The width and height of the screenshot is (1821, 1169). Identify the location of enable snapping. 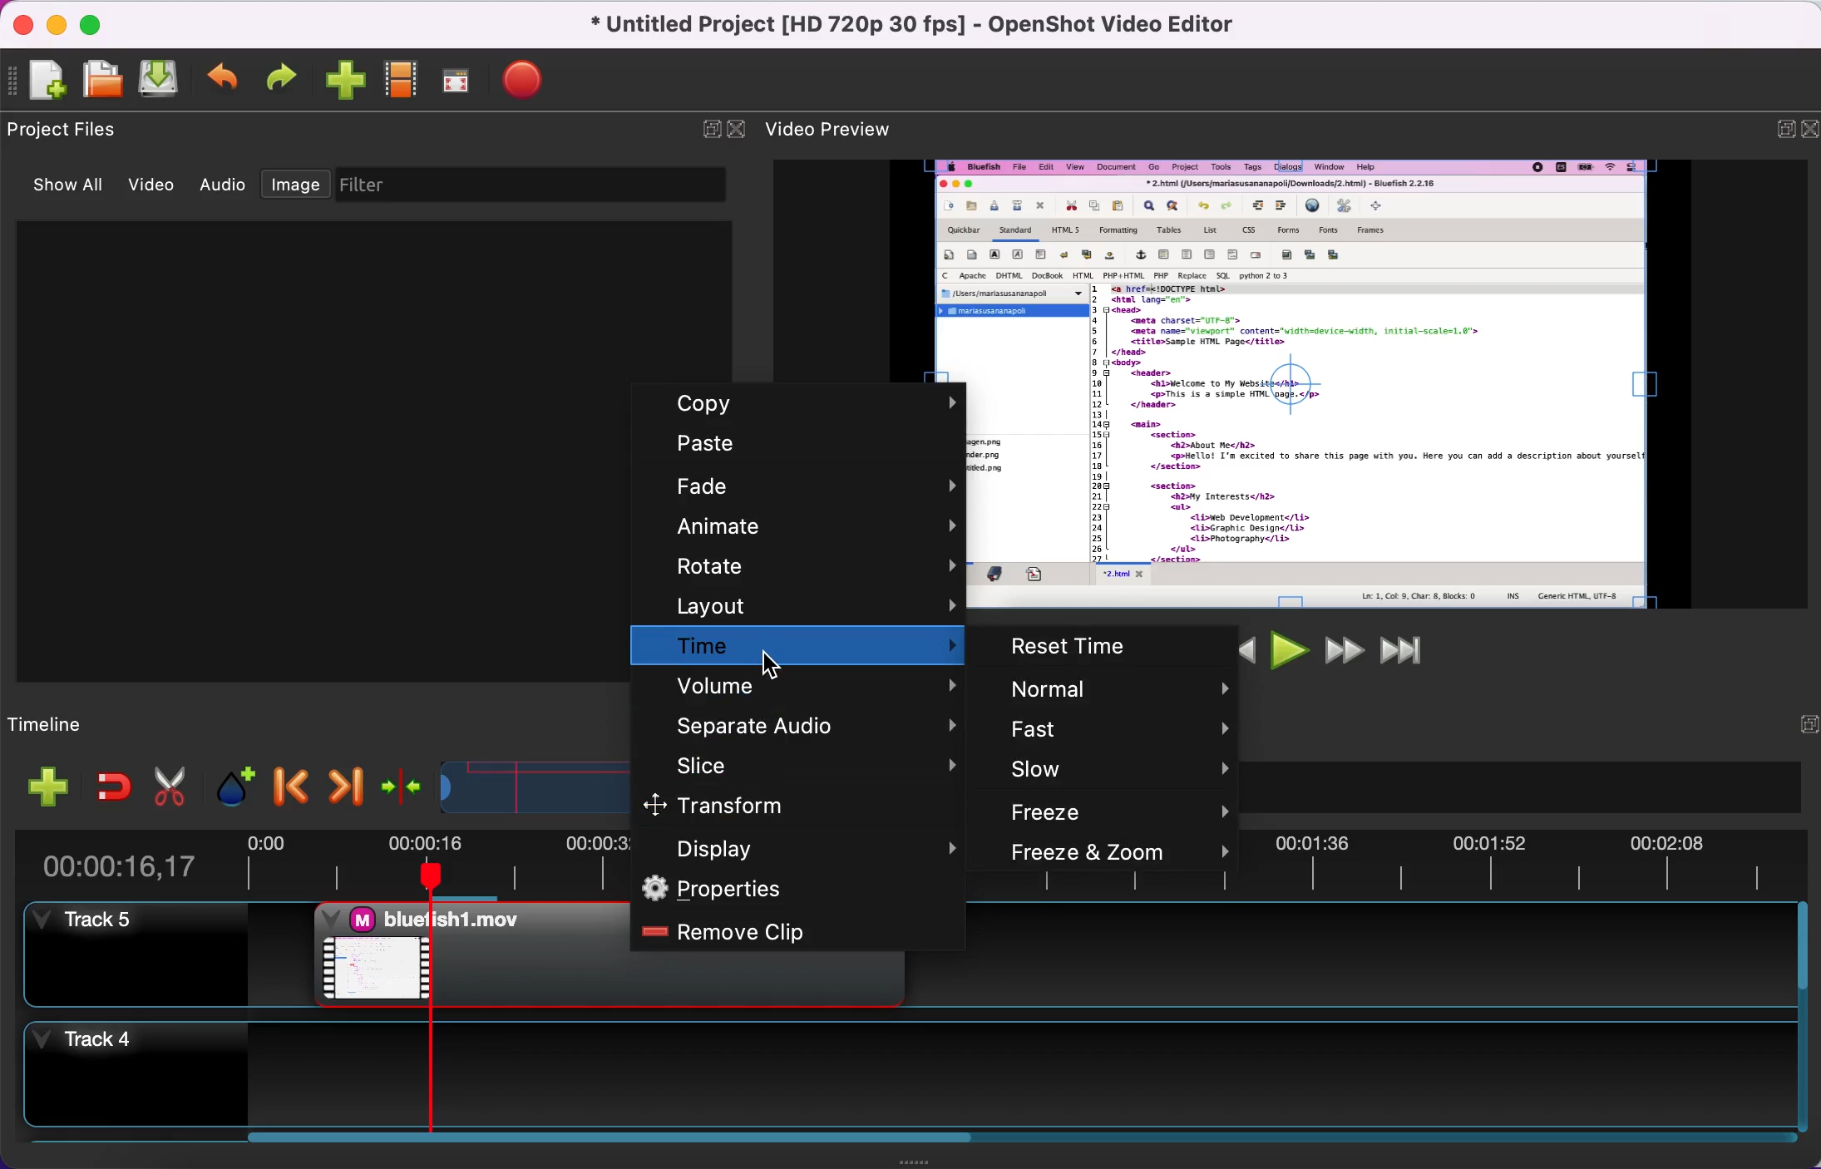
(106, 785).